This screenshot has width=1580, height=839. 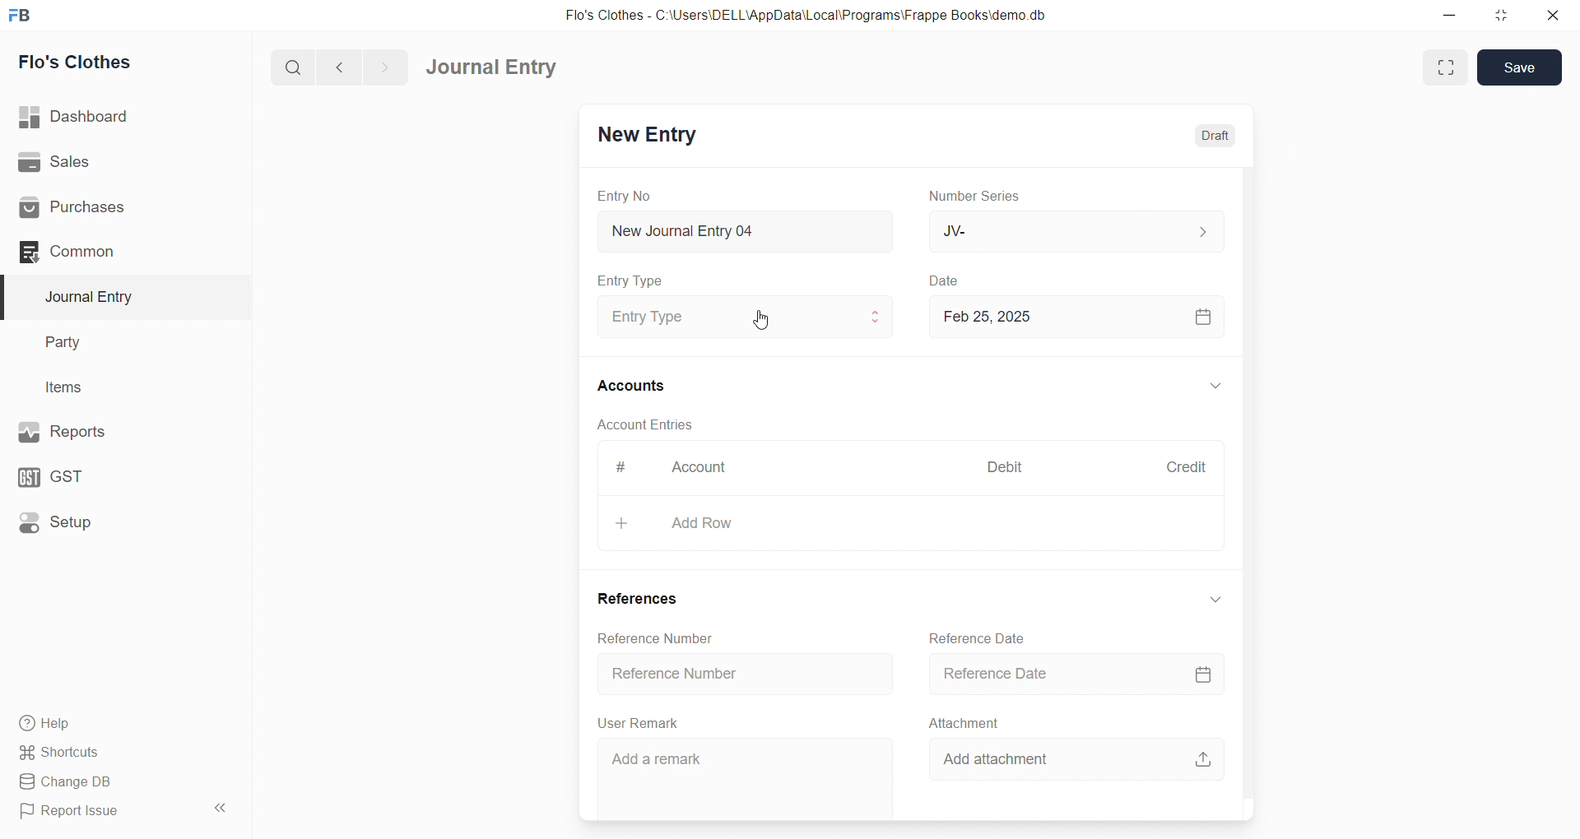 I want to click on Reference Date, so click(x=981, y=637).